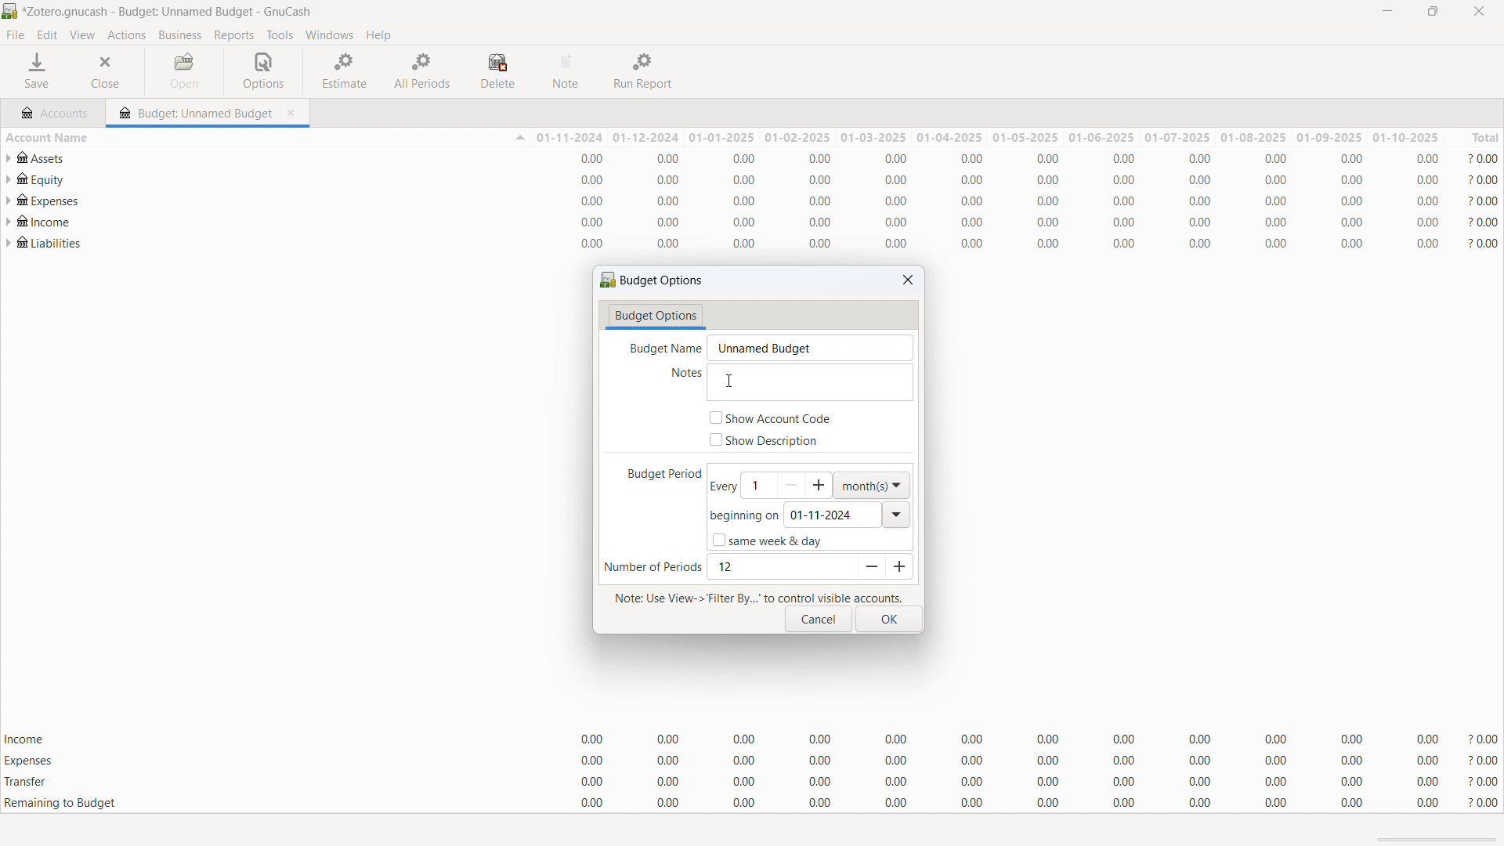  What do you see at coordinates (645, 71) in the screenshot?
I see `run report` at bounding box center [645, 71].